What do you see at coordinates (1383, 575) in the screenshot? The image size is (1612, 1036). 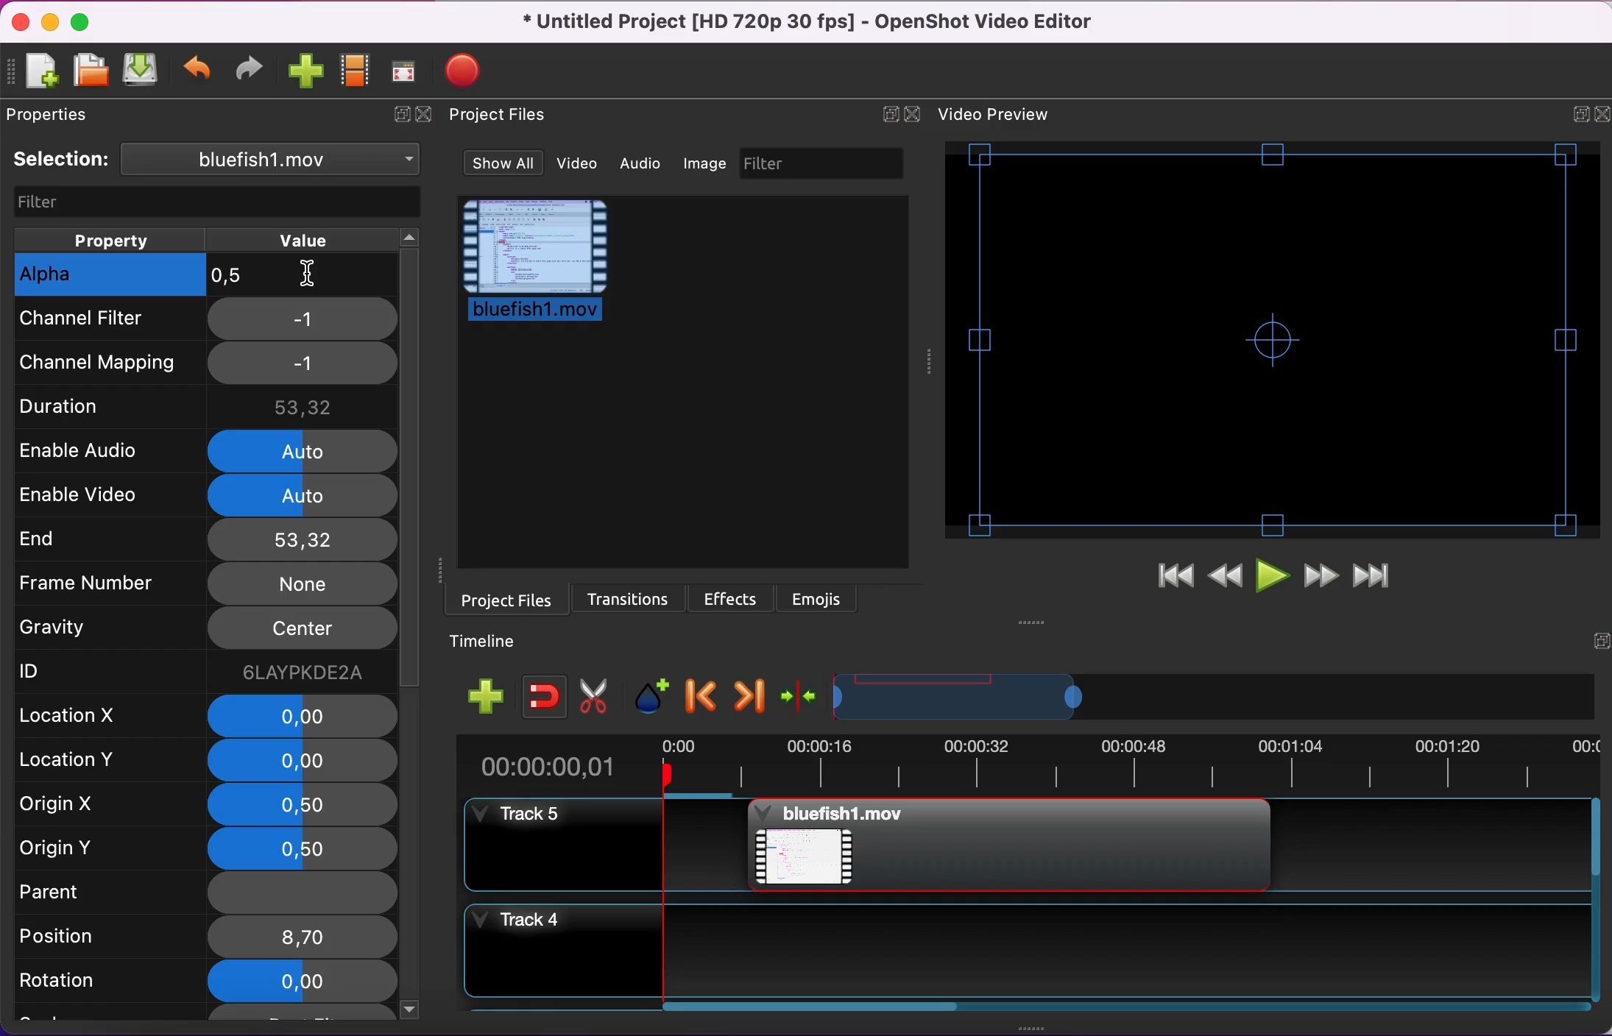 I see `jump to end` at bounding box center [1383, 575].